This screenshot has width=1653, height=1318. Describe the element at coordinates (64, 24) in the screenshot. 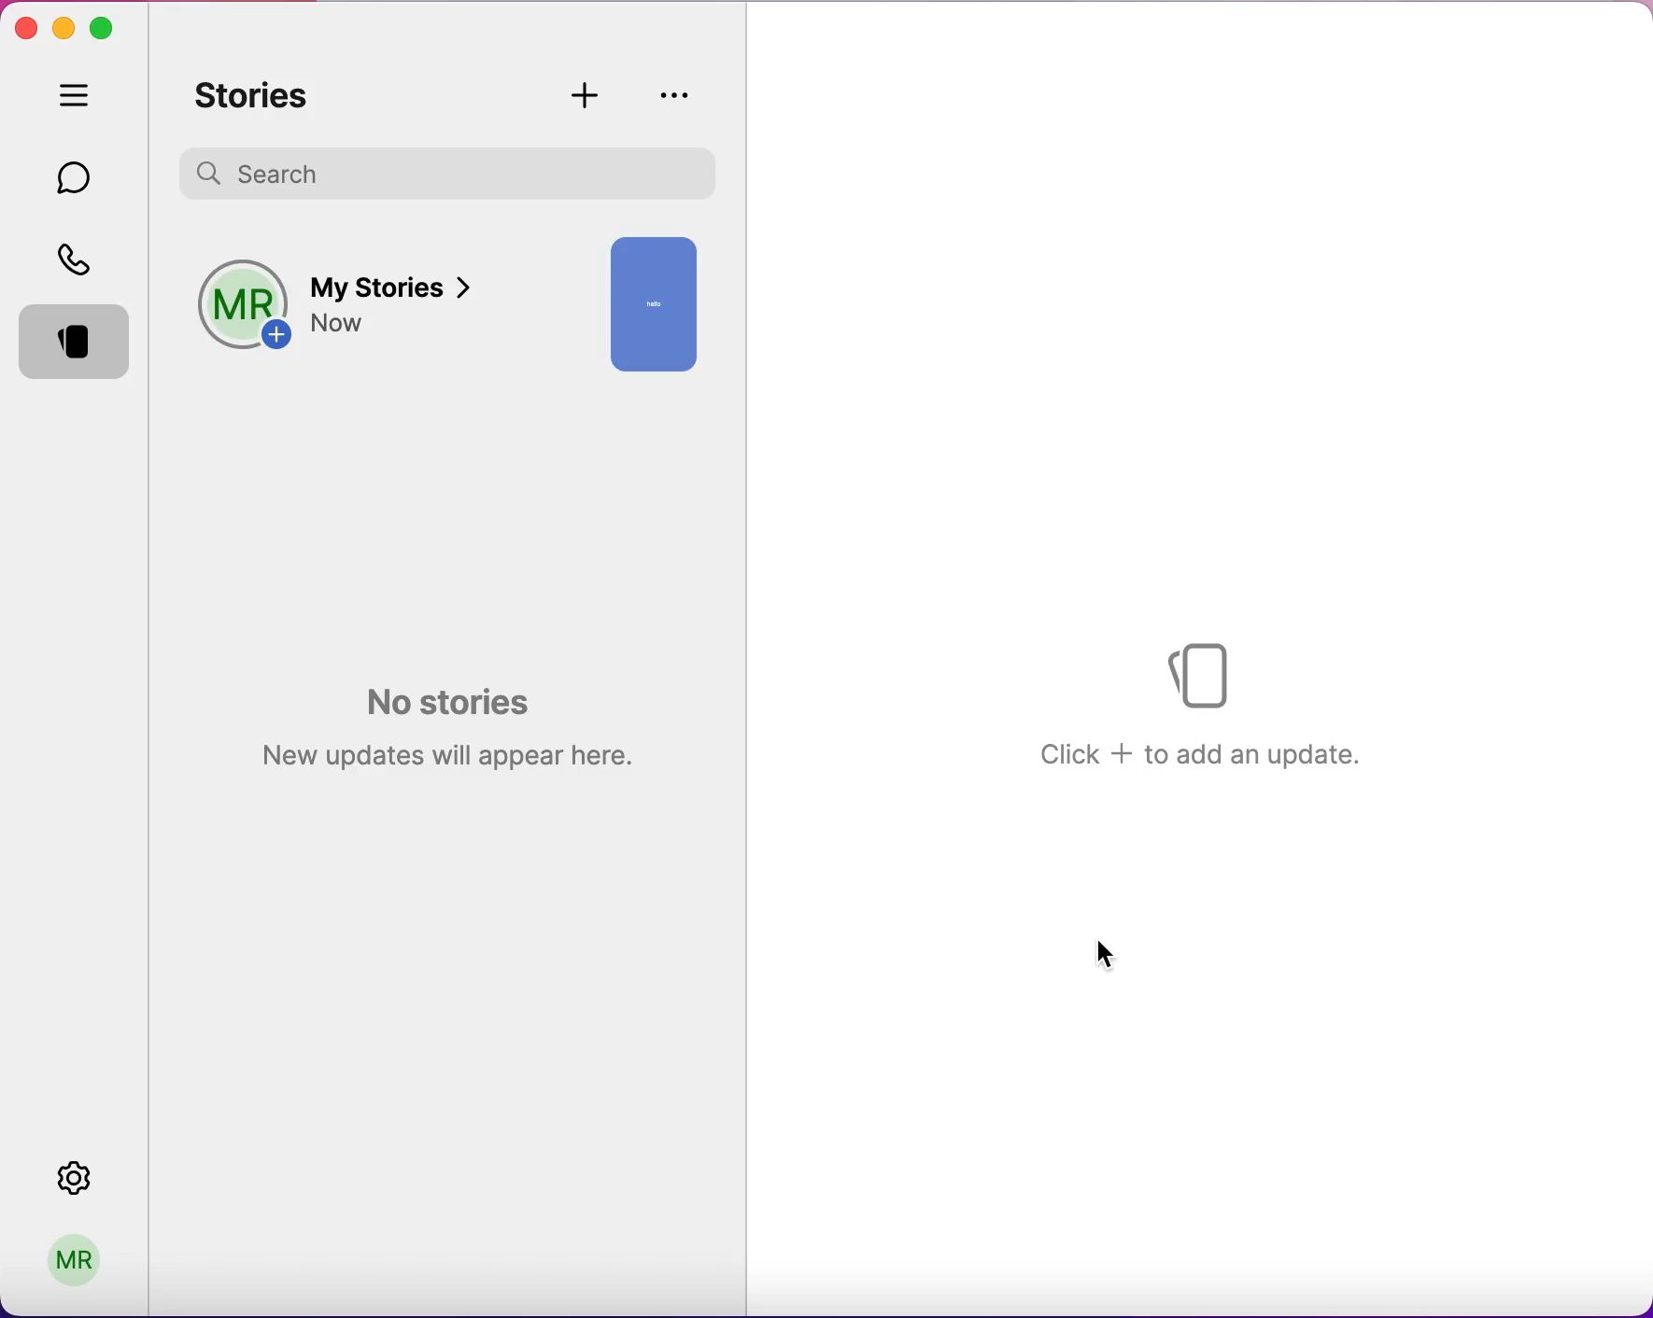

I see `minimize` at that location.